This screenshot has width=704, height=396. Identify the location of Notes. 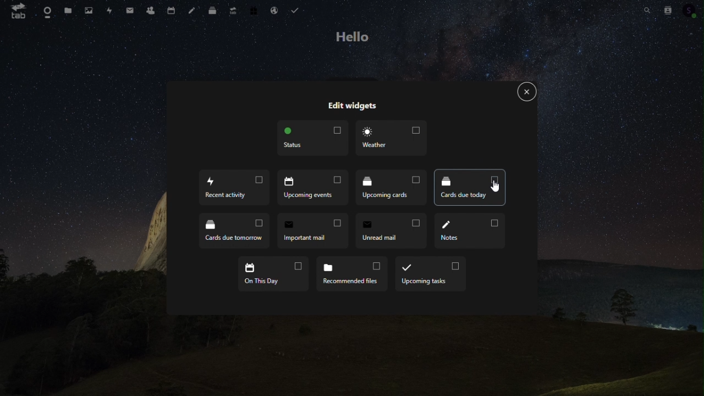
(469, 233).